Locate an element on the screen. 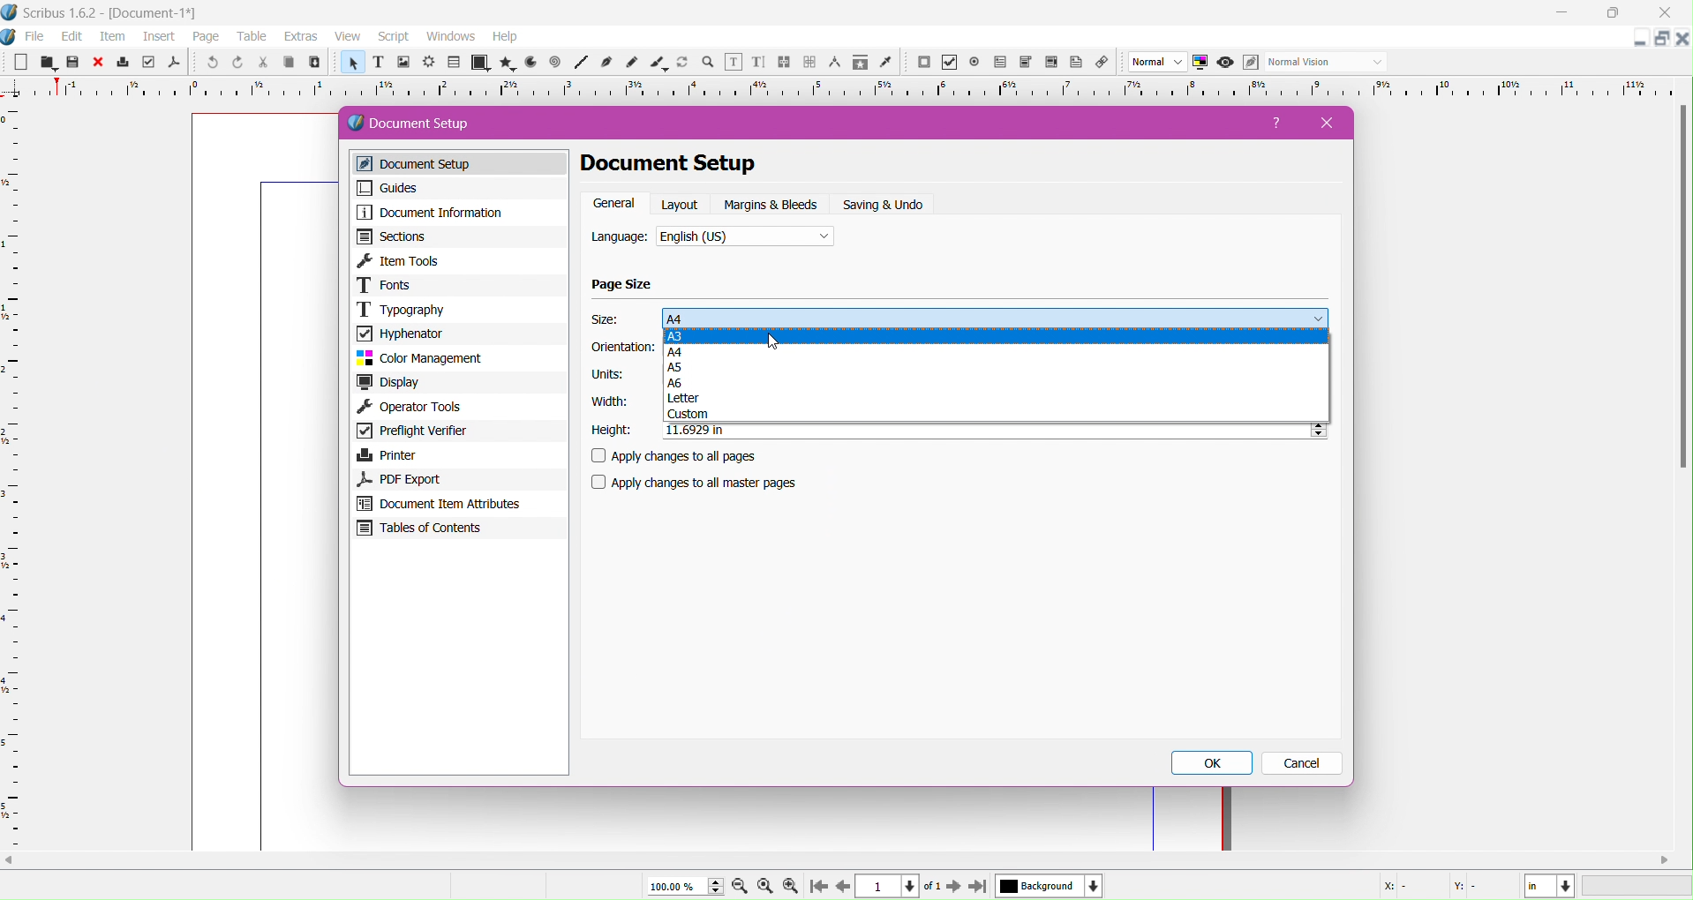 The image size is (1693, 900). redo is located at coordinates (236, 63).